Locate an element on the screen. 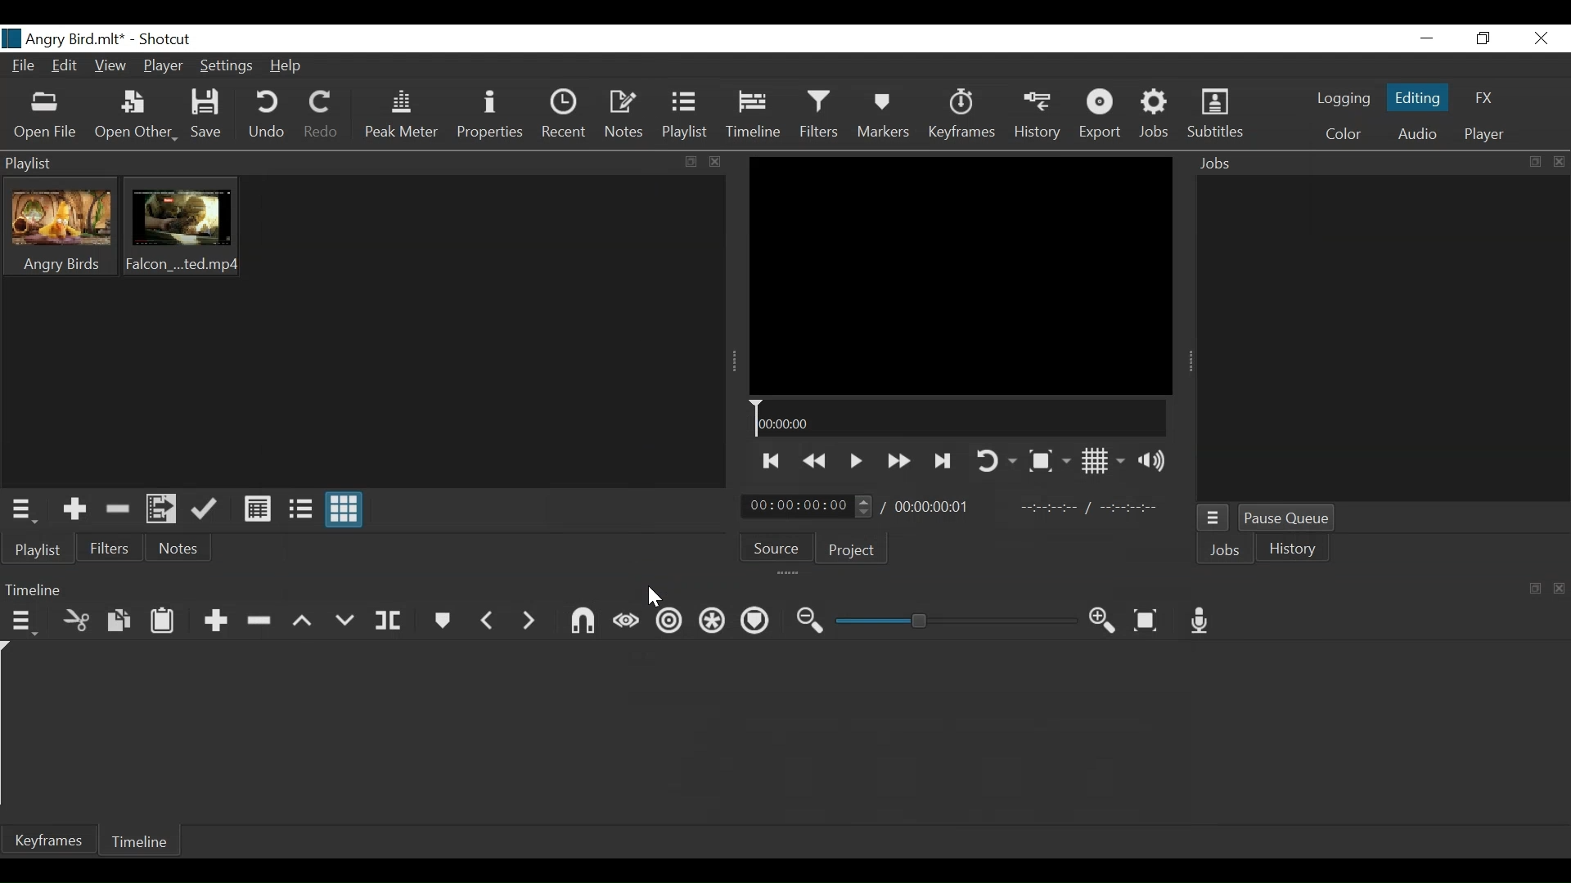  Help is located at coordinates (287, 68).